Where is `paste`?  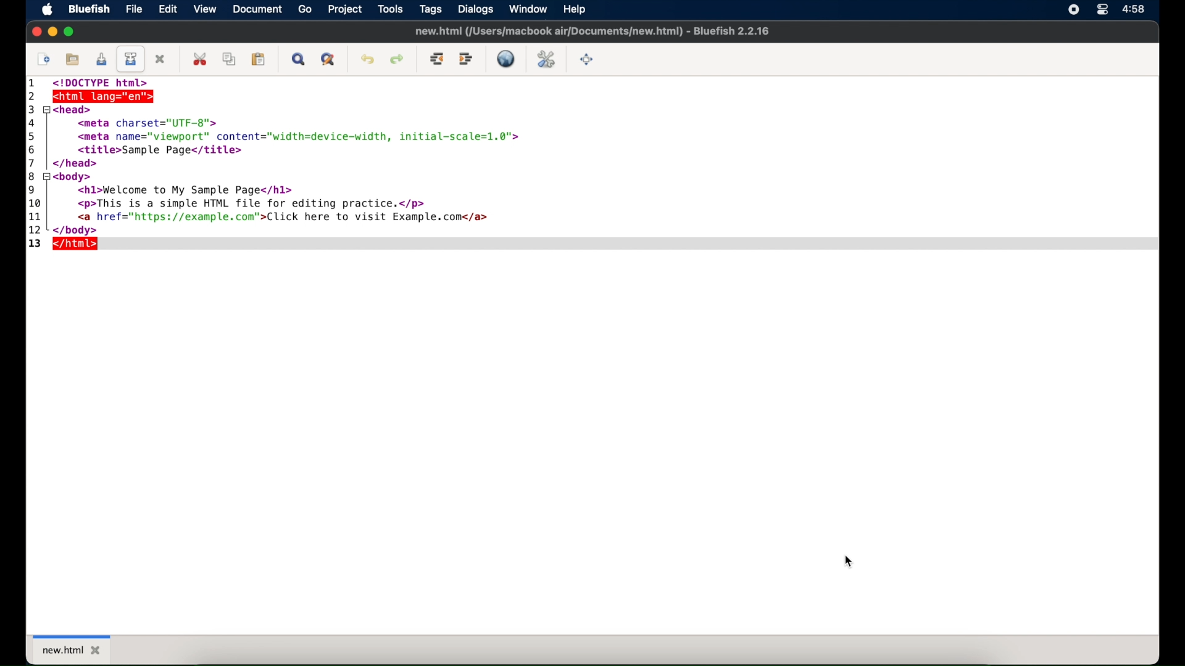
paste is located at coordinates (259, 59).